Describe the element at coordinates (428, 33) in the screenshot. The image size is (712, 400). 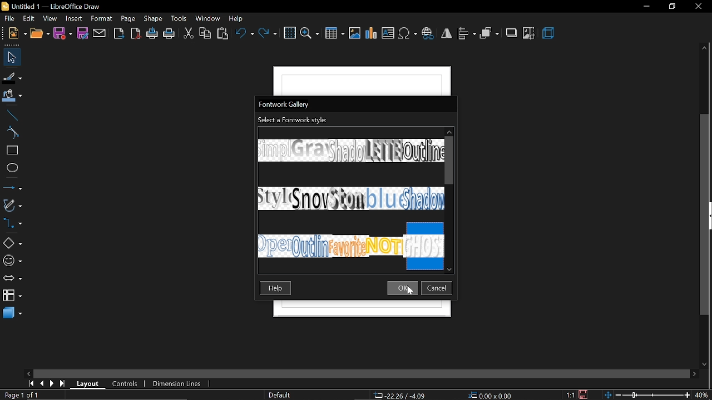
I see `insert hyperlink` at that location.